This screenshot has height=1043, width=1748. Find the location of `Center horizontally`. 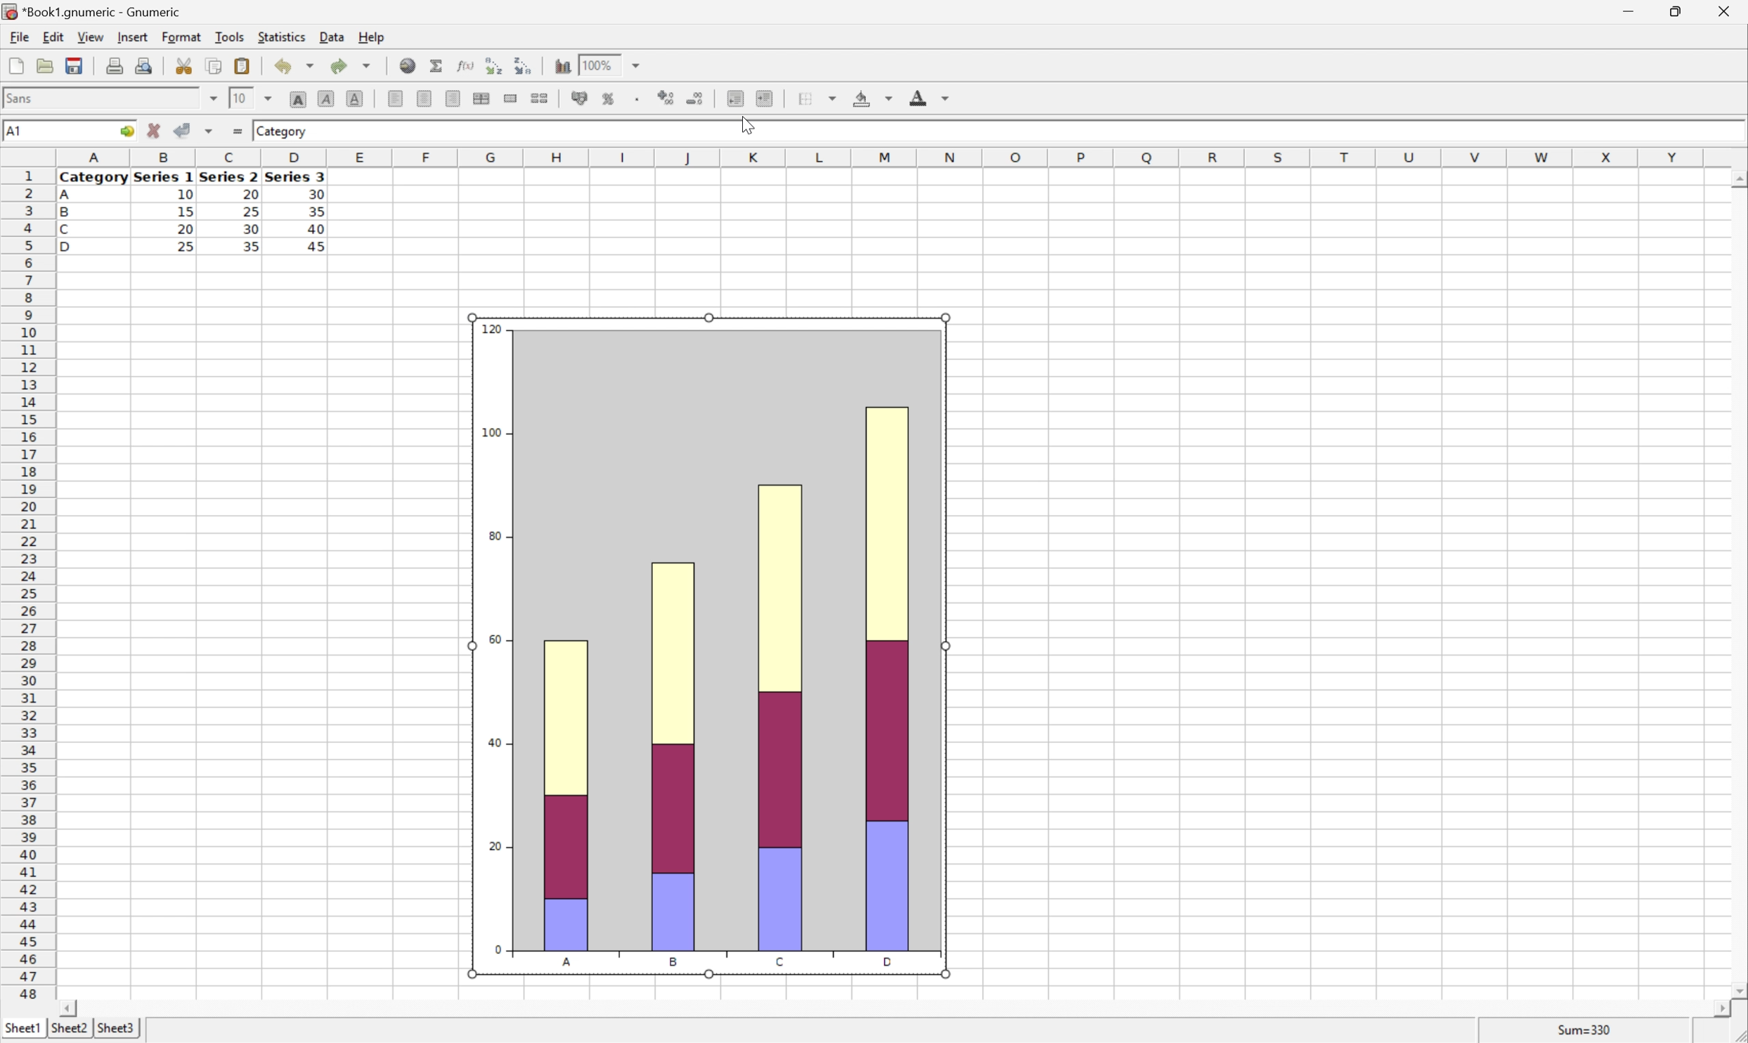

Center horizontally is located at coordinates (425, 97).